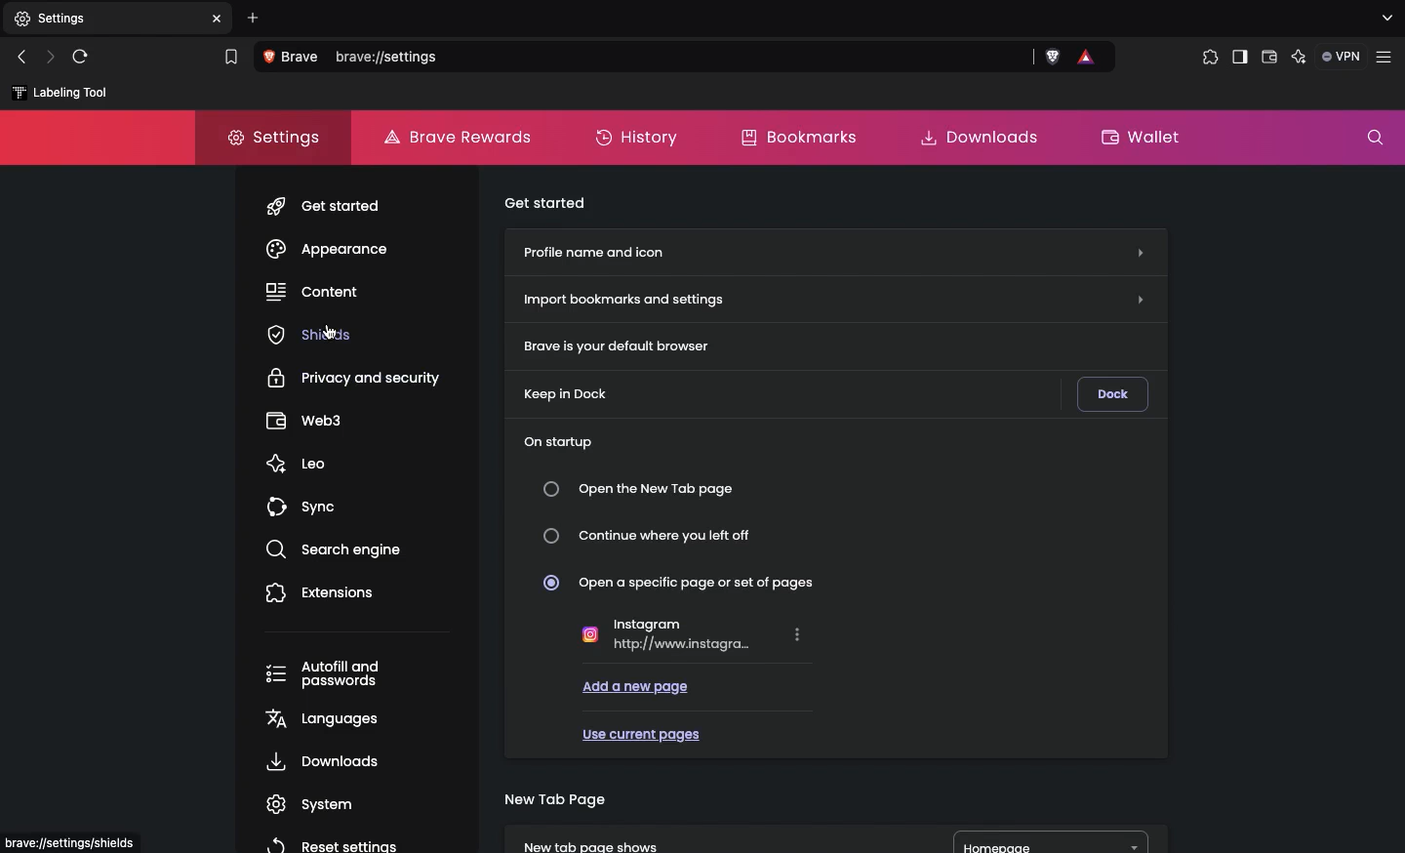 This screenshot has height=853, width=1405. I want to click on Settings, so click(277, 138).